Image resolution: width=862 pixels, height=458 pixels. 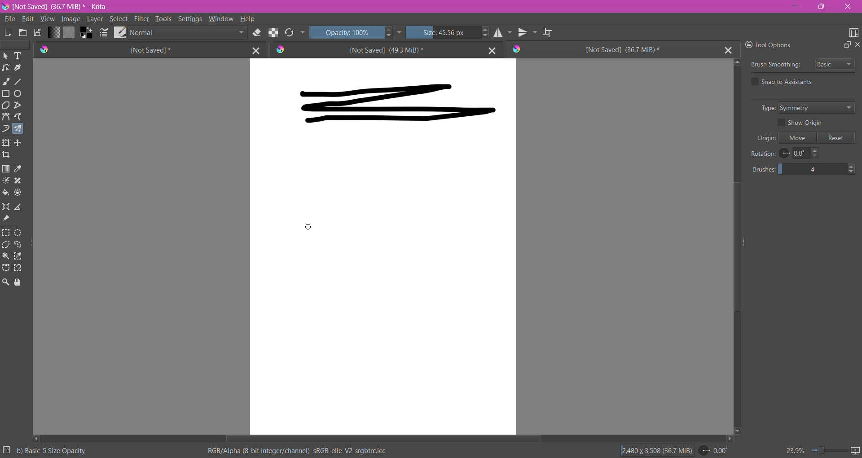 I want to click on Sample a color from the image or current layer, so click(x=20, y=169).